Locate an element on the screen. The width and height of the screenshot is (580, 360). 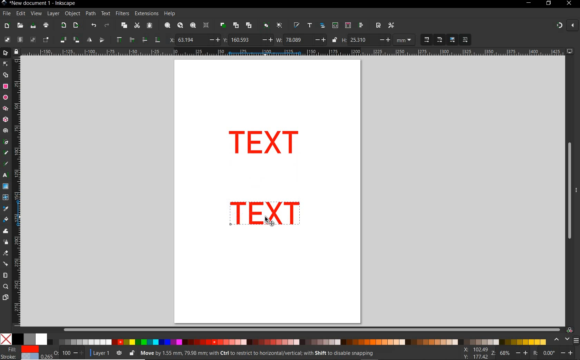
spiral tool is located at coordinates (6, 131).